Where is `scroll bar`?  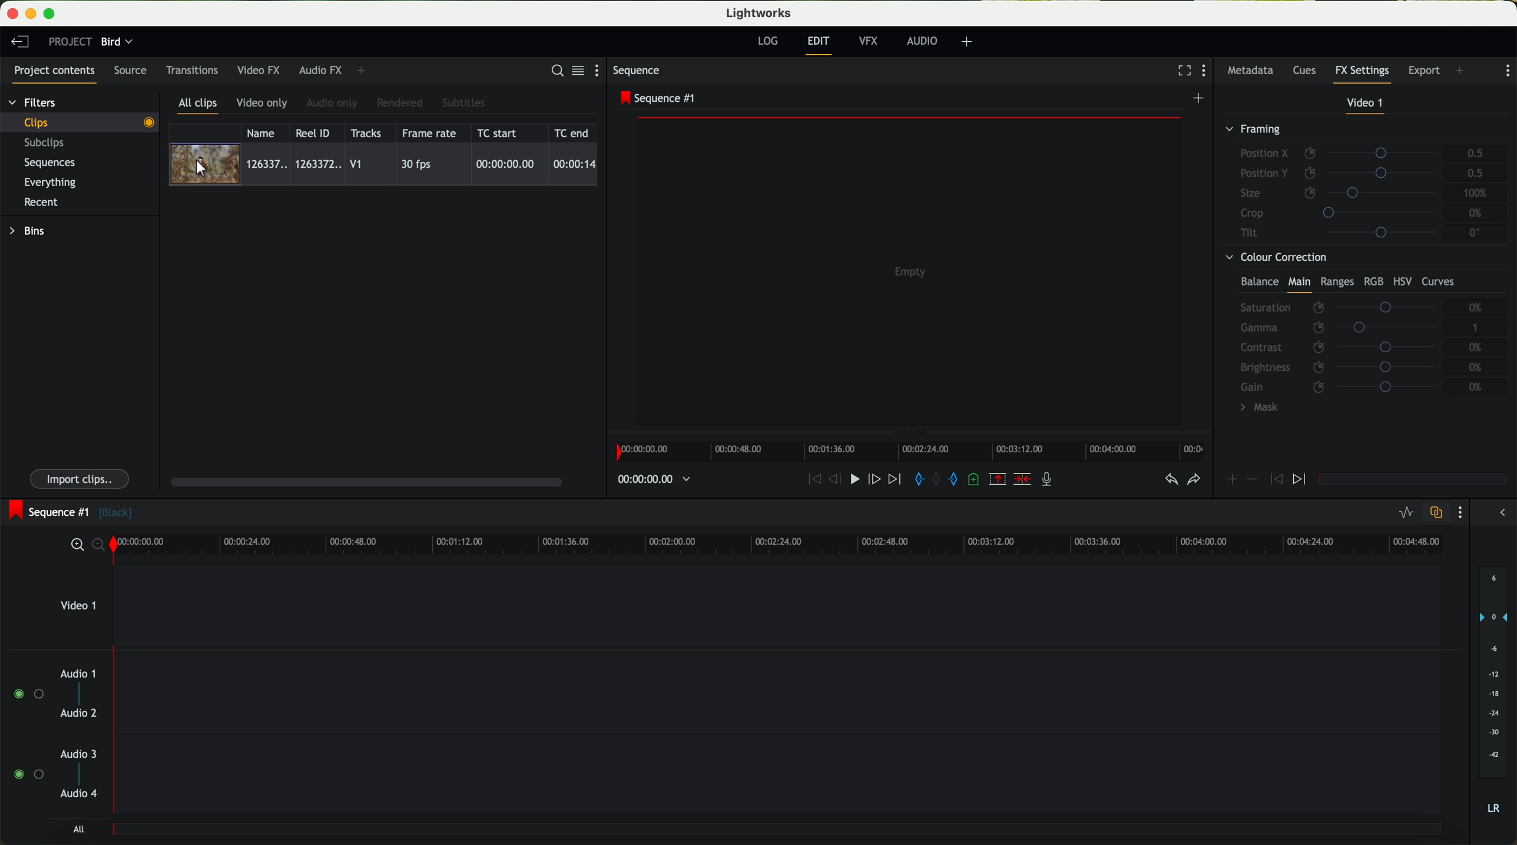
scroll bar is located at coordinates (365, 481).